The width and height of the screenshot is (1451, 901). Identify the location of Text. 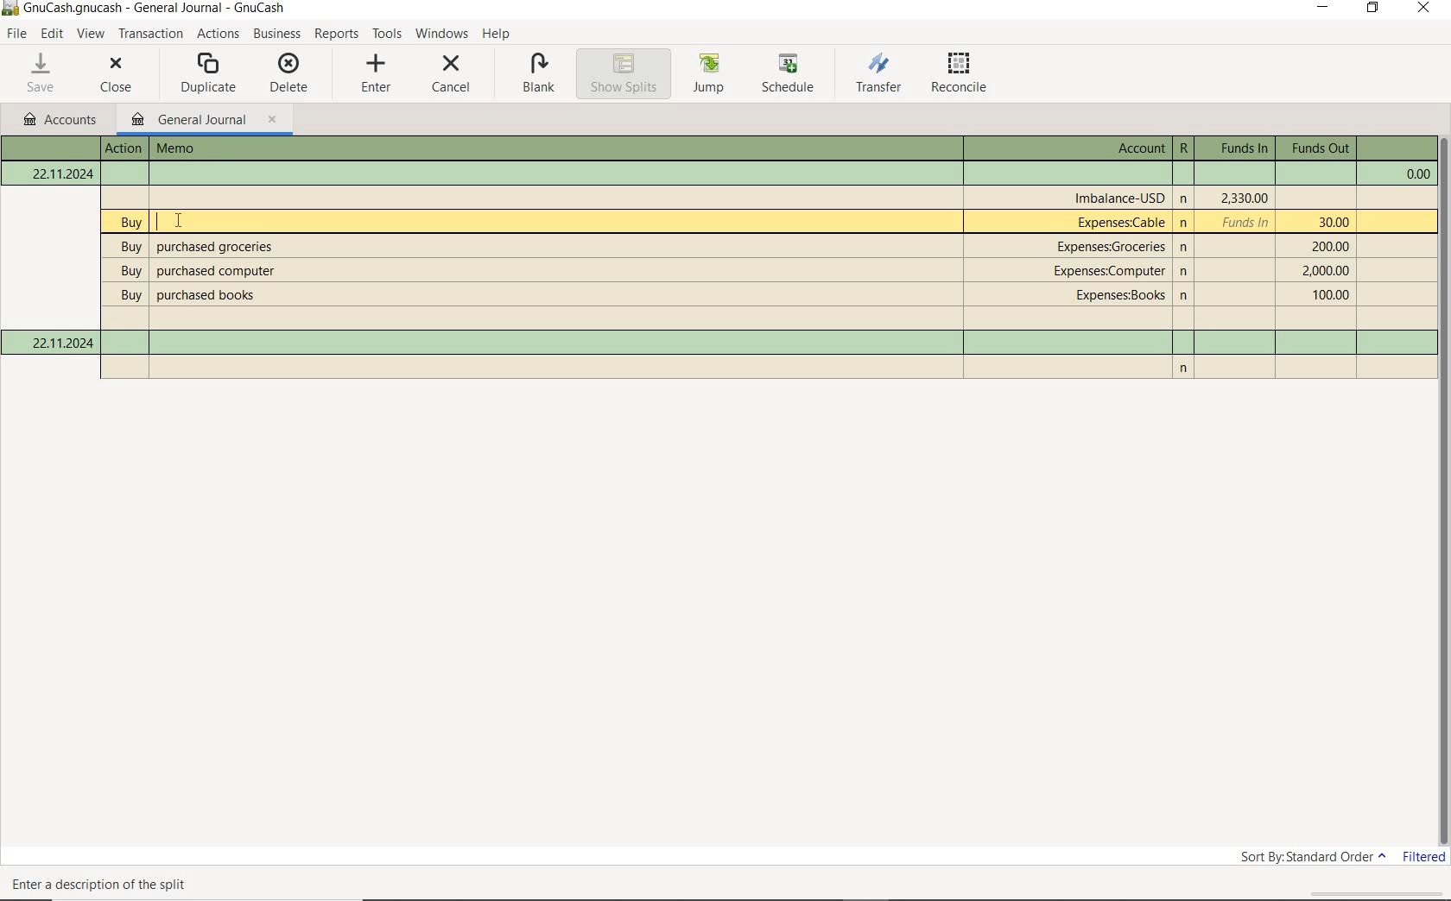
(252, 148).